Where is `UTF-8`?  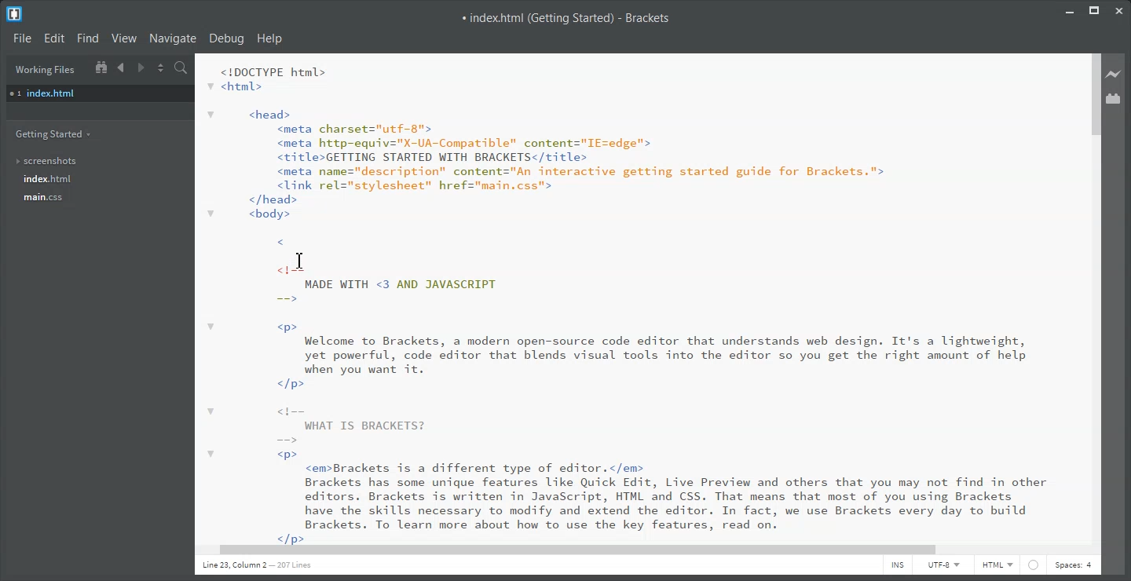 UTF-8 is located at coordinates (945, 566).